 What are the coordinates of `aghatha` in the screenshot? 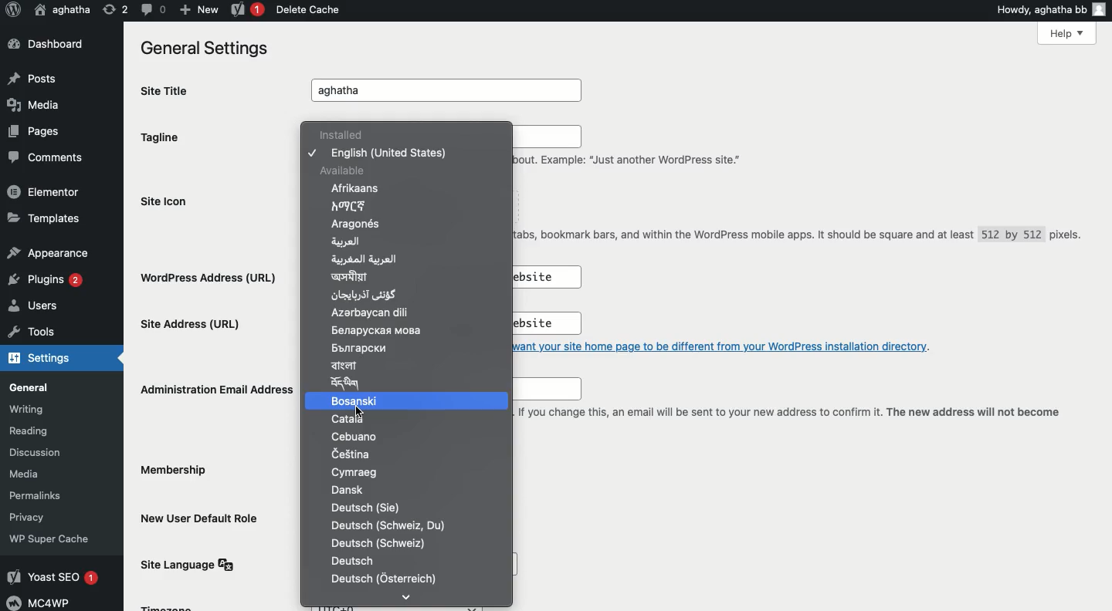 It's located at (451, 91).